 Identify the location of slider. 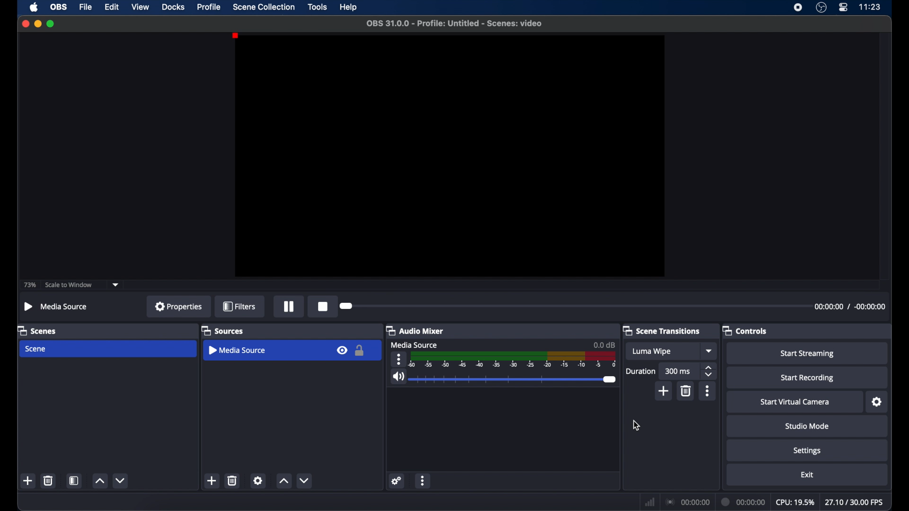
(515, 379).